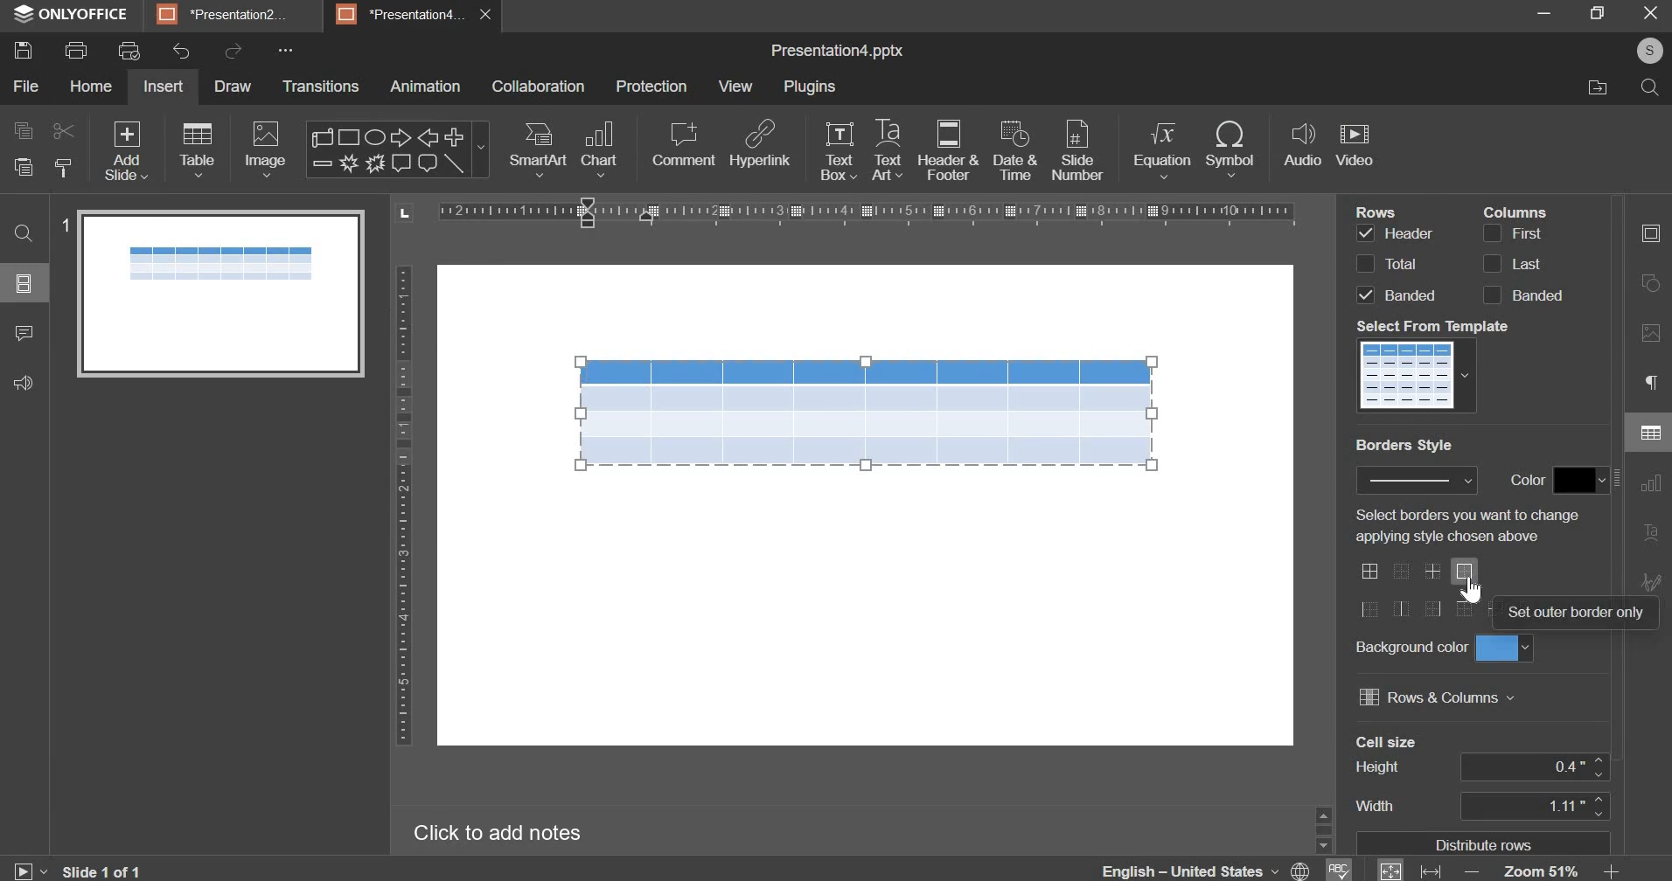  Describe the element at coordinates (1559, 480) in the screenshot. I see `color ` at that location.